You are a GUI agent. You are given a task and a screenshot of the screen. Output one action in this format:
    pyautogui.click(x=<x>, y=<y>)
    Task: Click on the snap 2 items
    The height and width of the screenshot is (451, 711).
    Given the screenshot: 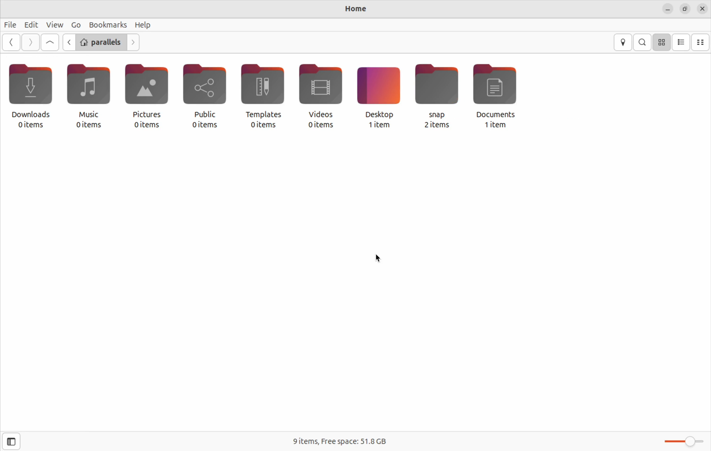 What is the action you would take?
    pyautogui.click(x=439, y=97)
    